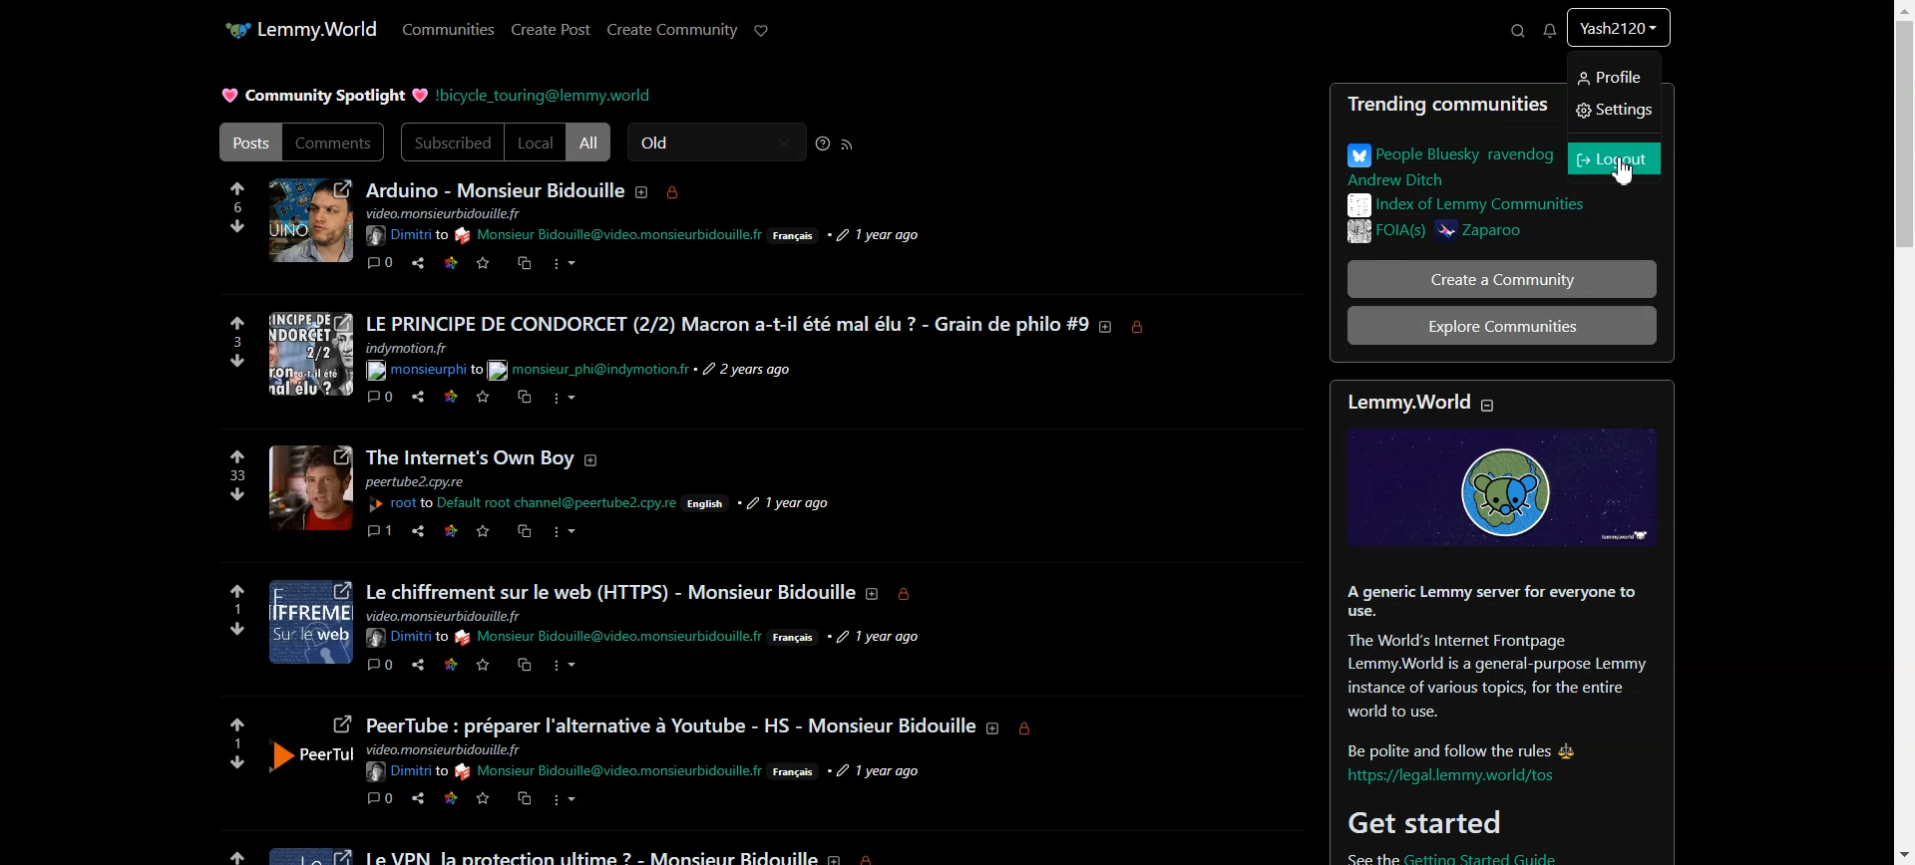  Describe the element at coordinates (309, 625) in the screenshot. I see `profile picture` at that location.